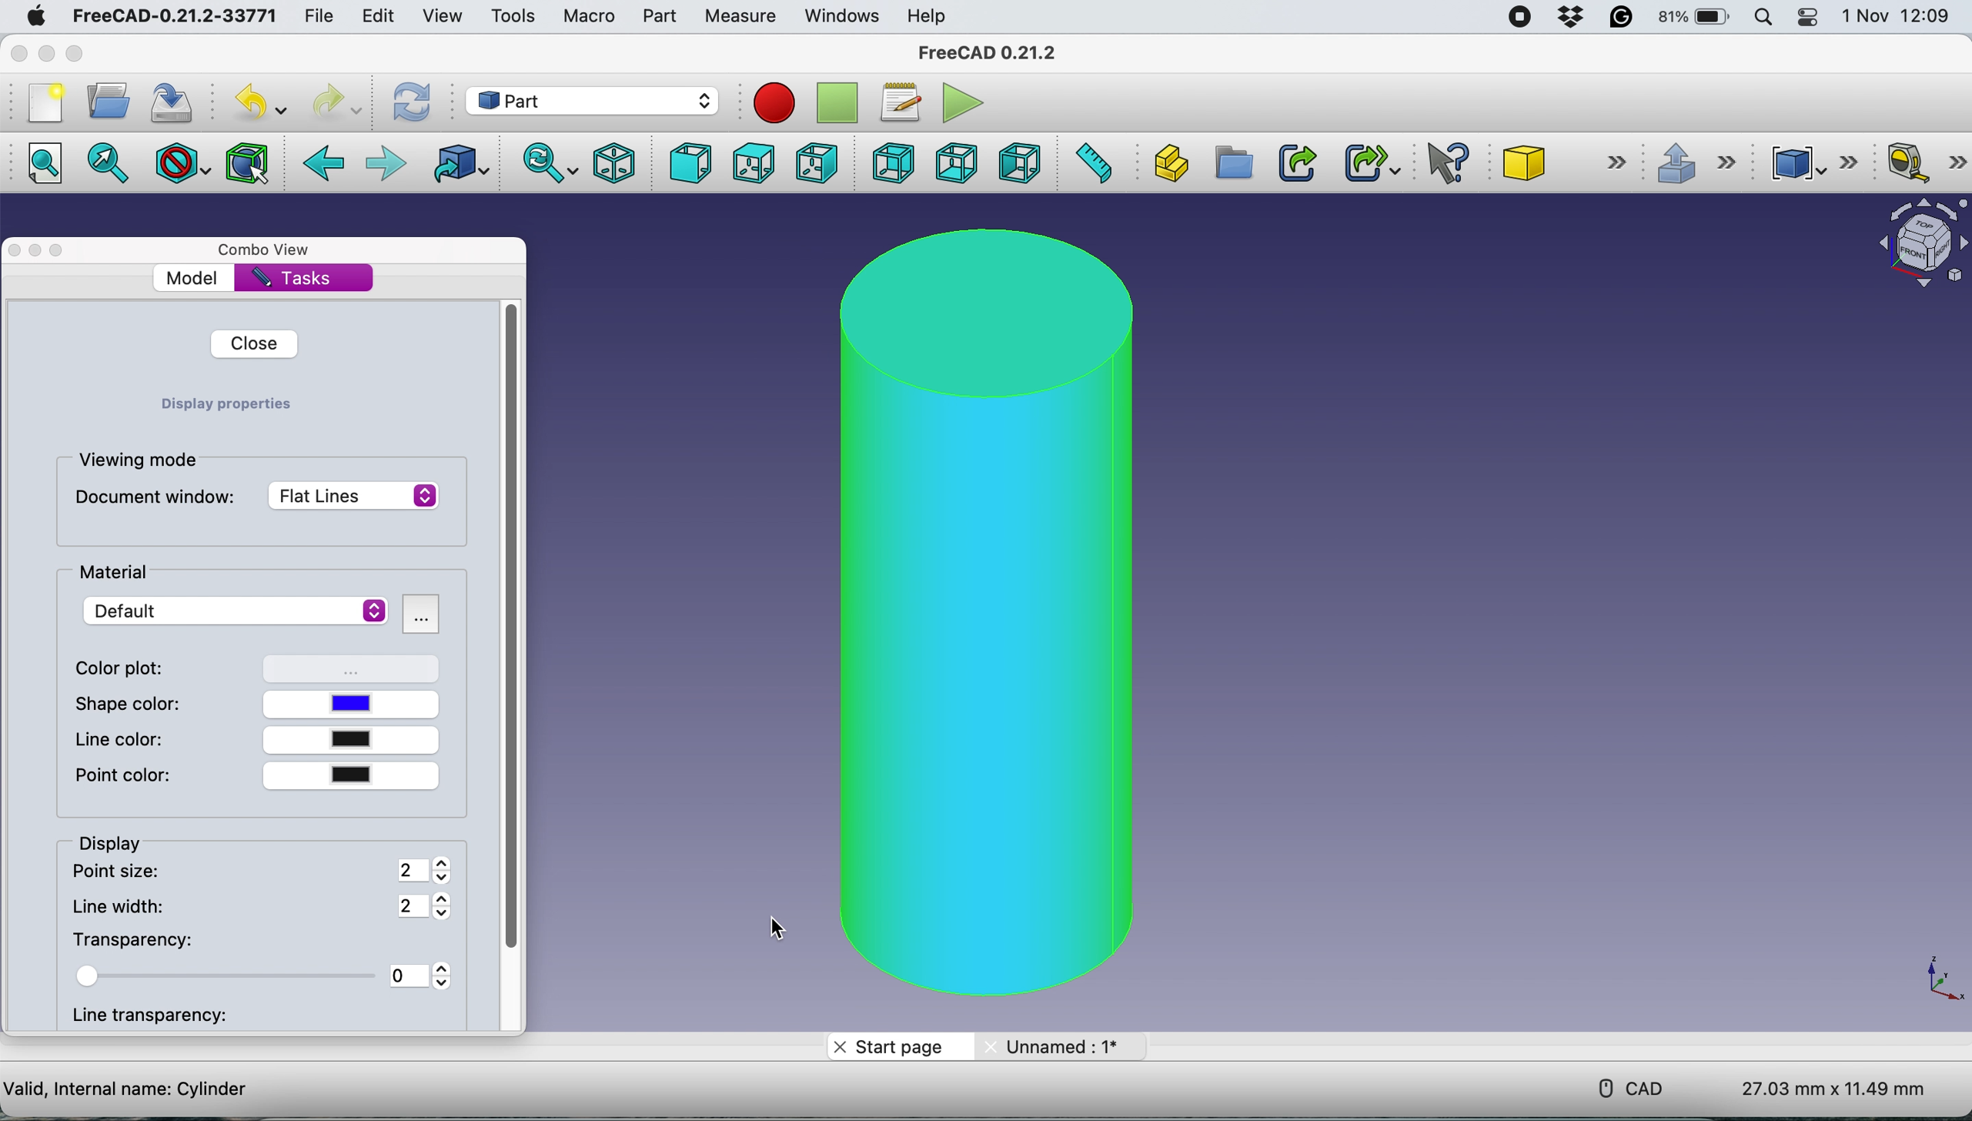  What do you see at coordinates (112, 842) in the screenshot?
I see `display` at bounding box center [112, 842].